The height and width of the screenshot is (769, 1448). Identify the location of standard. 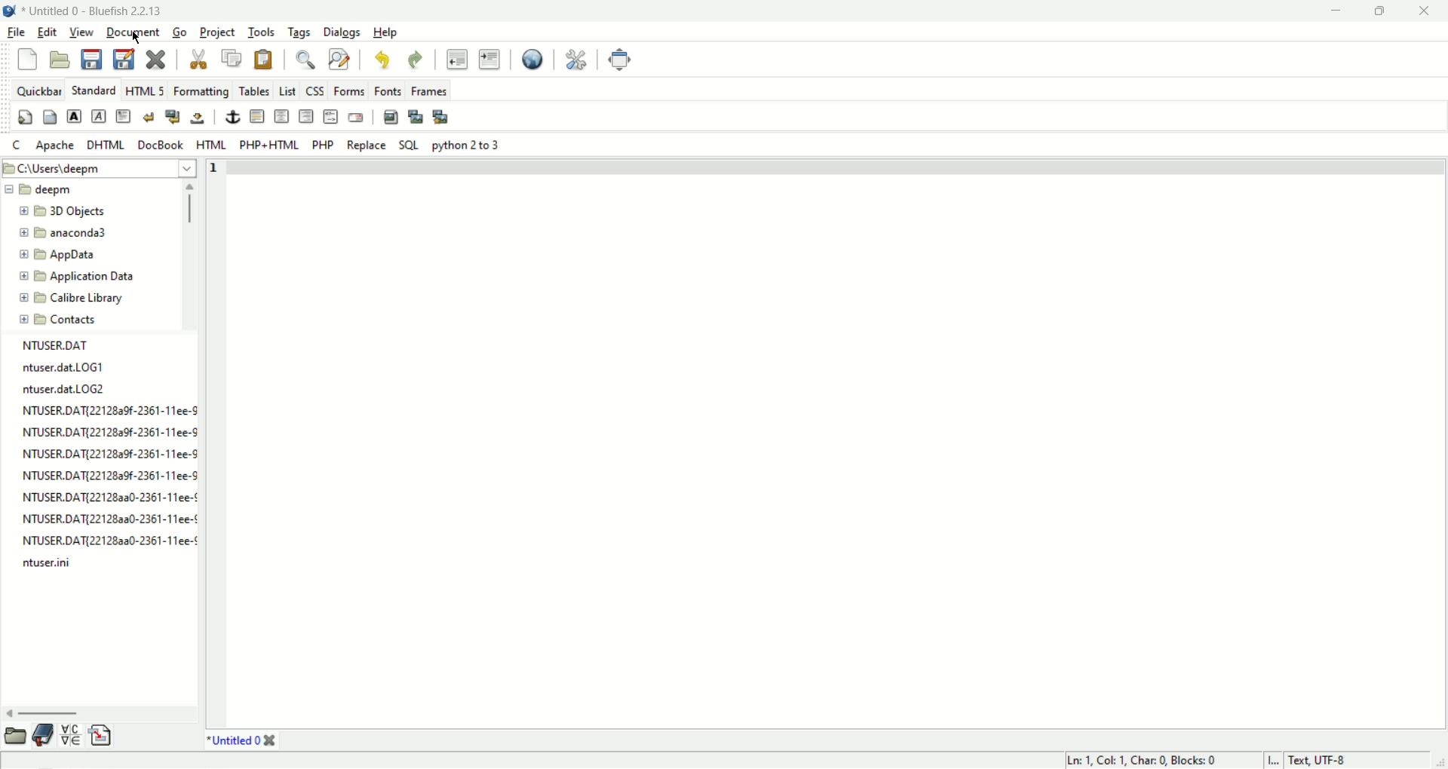
(94, 90).